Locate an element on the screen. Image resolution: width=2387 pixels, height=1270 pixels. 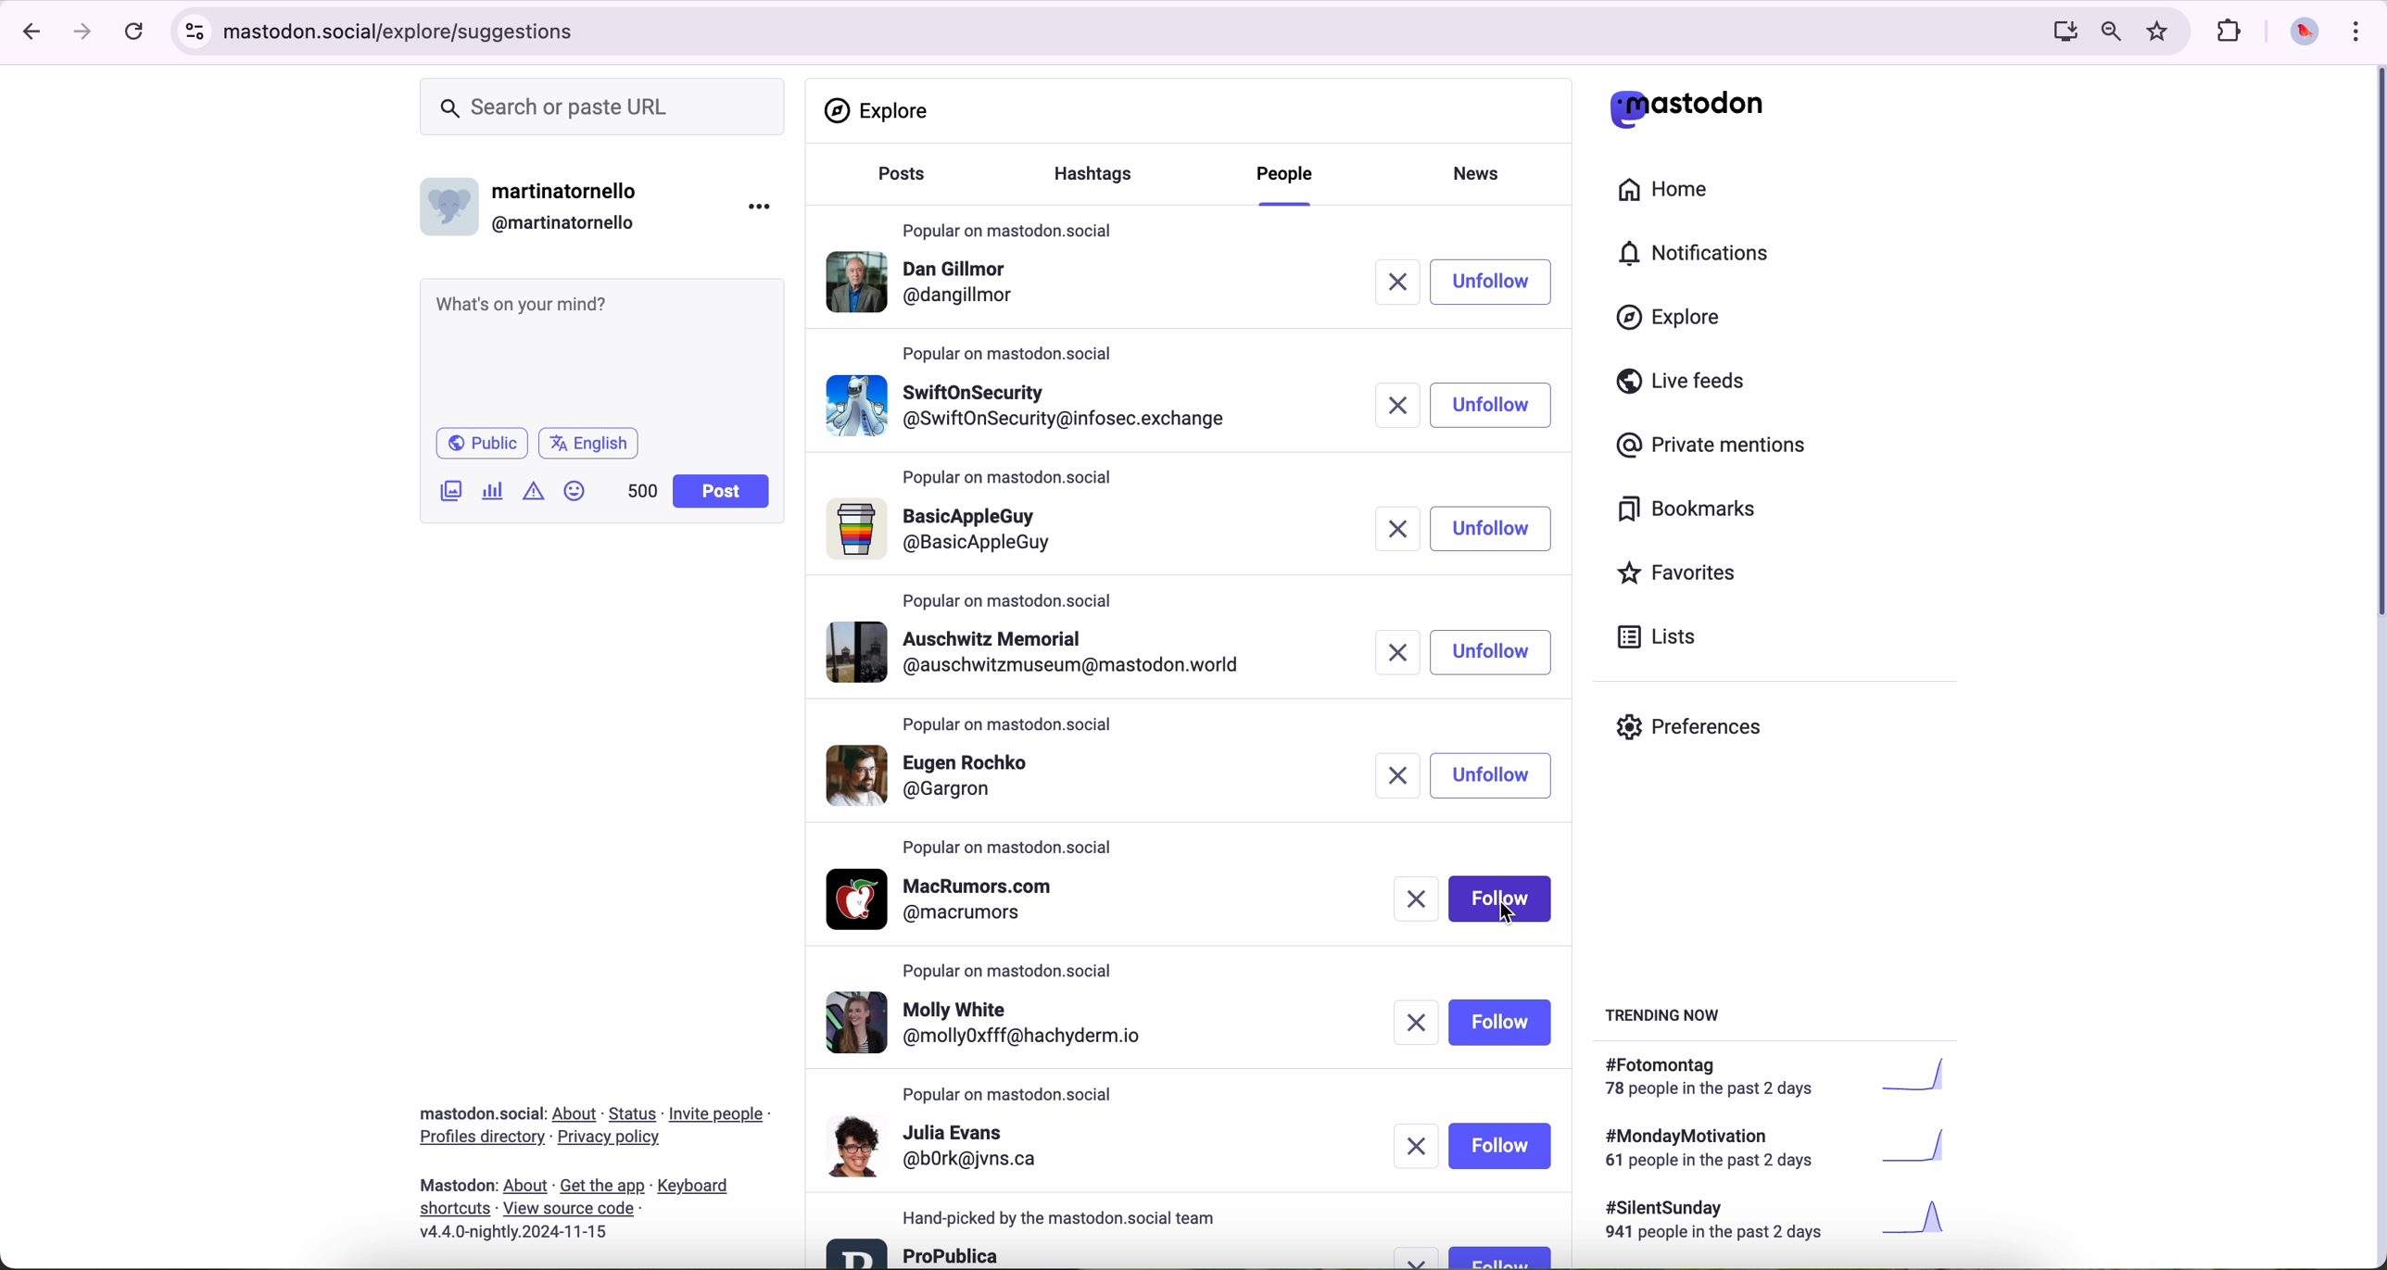
favorites is located at coordinates (2162, 31).